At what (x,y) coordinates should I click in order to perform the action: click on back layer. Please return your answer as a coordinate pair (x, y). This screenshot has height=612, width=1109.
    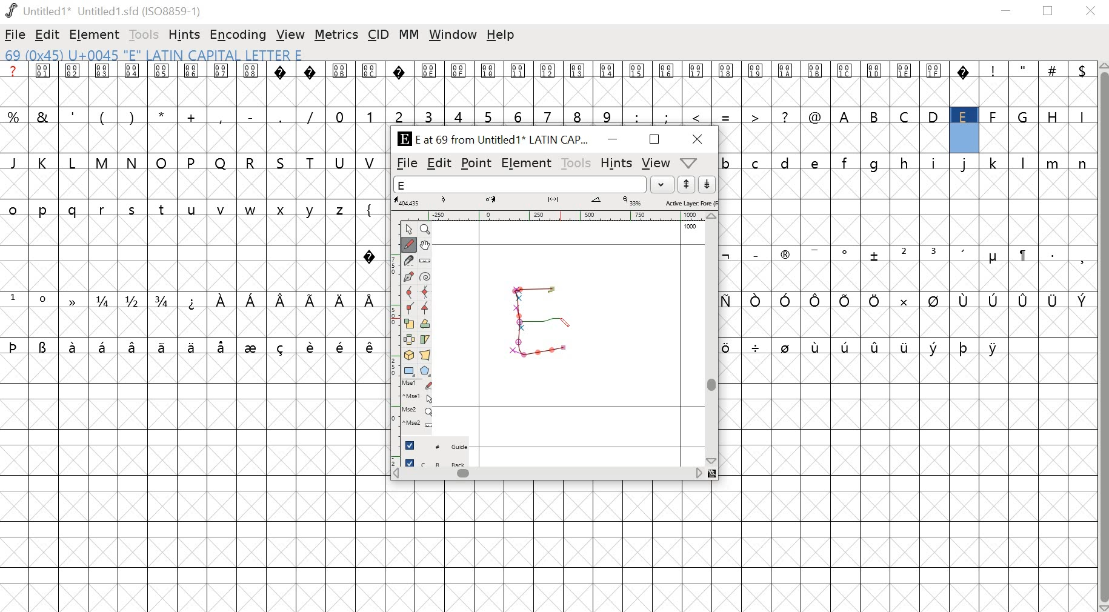
    Looking at the image, I should click on (436, 464).